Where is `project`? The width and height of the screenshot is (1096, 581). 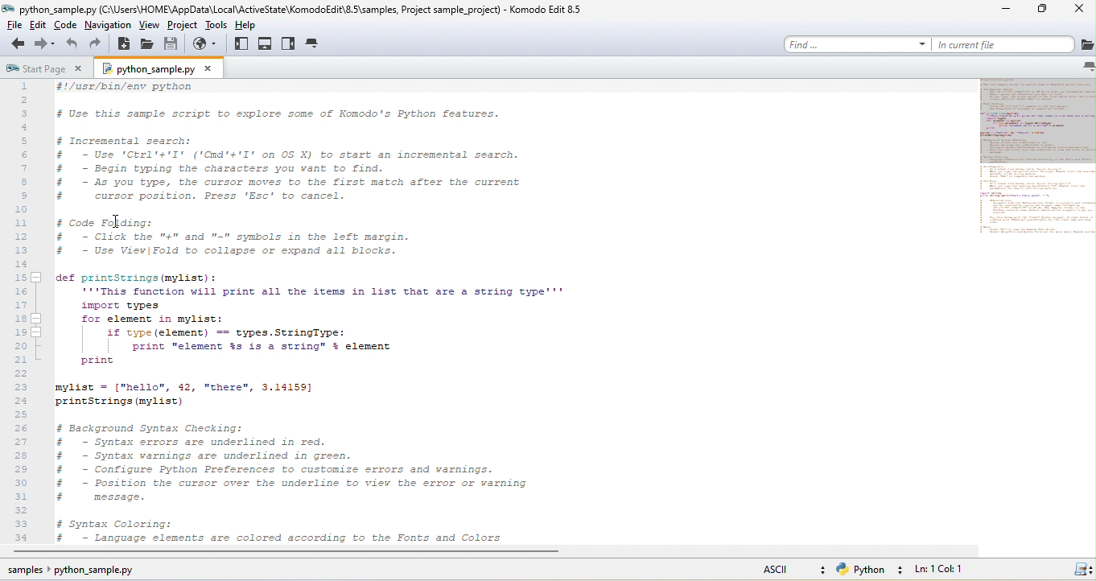
project is located at coordinates (188, 28).